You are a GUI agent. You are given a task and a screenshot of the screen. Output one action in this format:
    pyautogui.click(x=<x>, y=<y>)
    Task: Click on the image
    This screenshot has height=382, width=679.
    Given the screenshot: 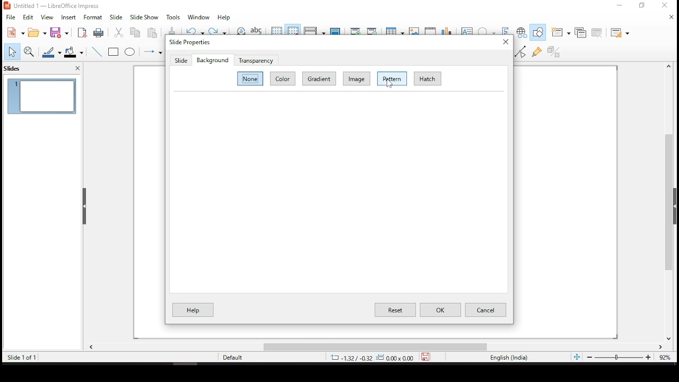 What is the action you would take?
    pyautogui.click(x=356, y=78)
    